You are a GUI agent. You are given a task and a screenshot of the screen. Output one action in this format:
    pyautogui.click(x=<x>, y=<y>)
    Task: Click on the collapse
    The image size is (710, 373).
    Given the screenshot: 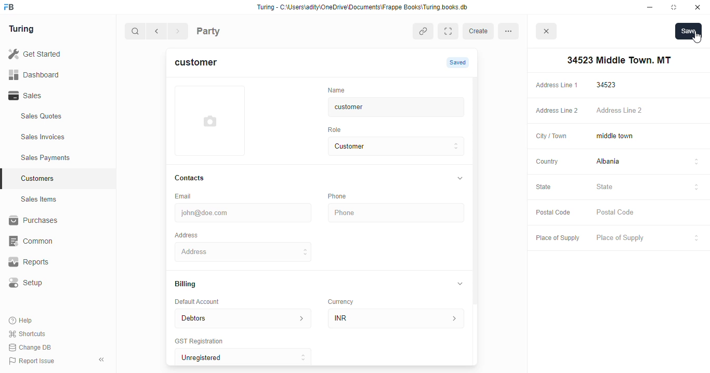 What is the action you would take?
    pyautogui.click(x=459, y=179)
    